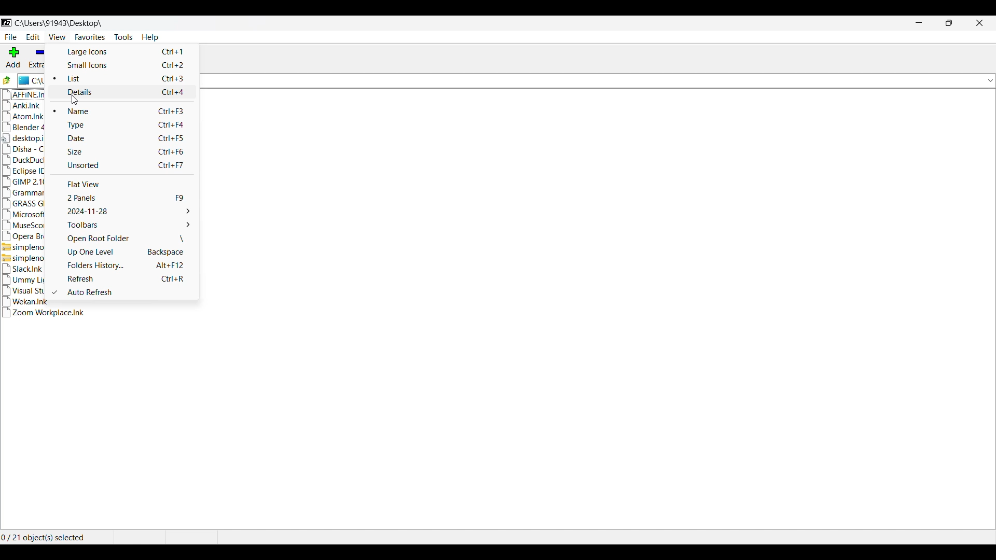  Describe the element at coordinates (90, 37) in the screenshot. I see `Favorites` at that location.